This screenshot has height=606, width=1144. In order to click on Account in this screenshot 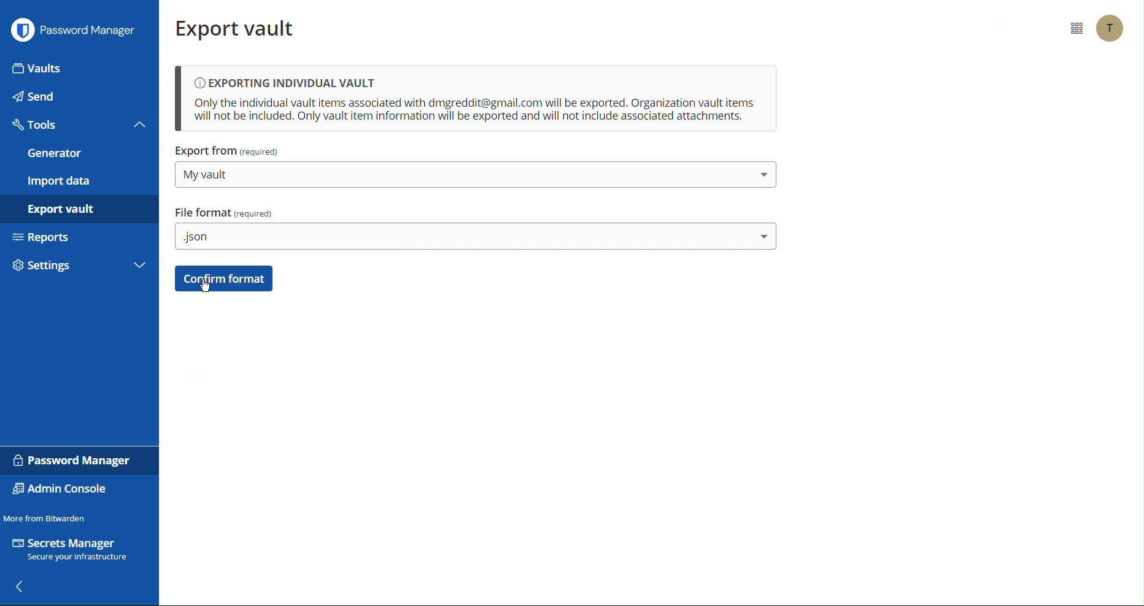, I will do `click(1111, 29)`.